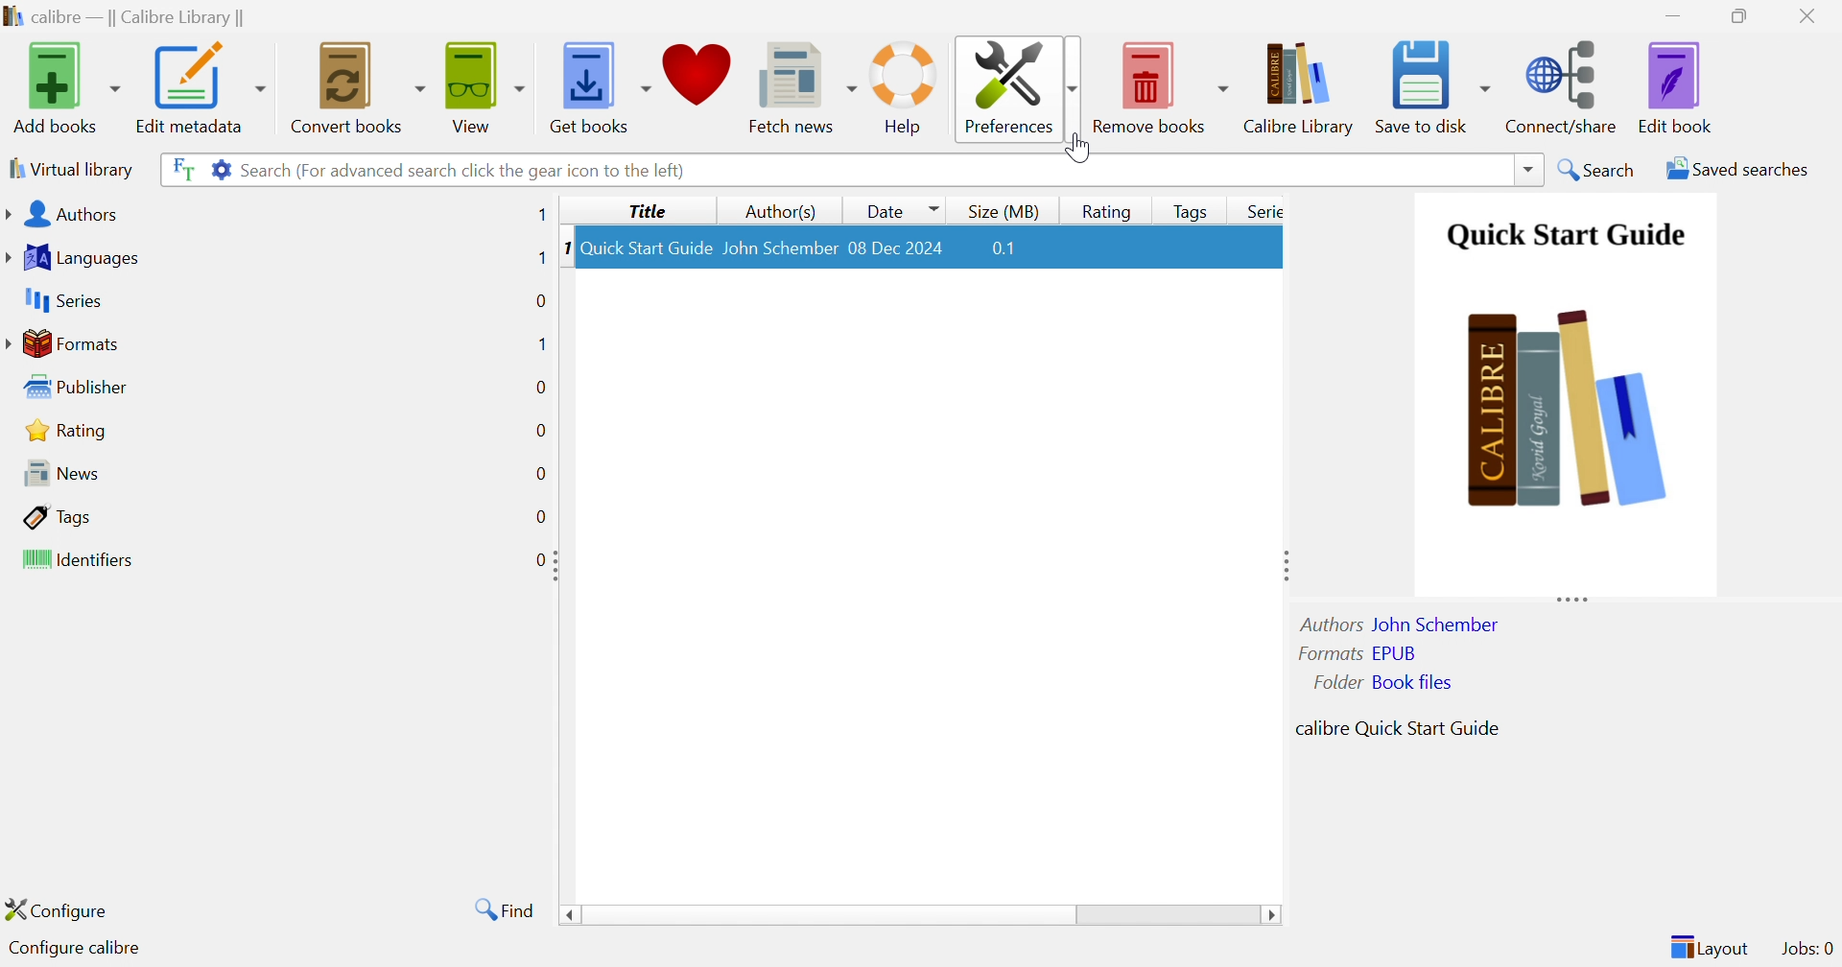 The width and height of the screenshot is (1842, 967). What do you see at coordinates (1736, 169) in the screenshot?
I see `Saved searches` at bounding box center [1736, 169].